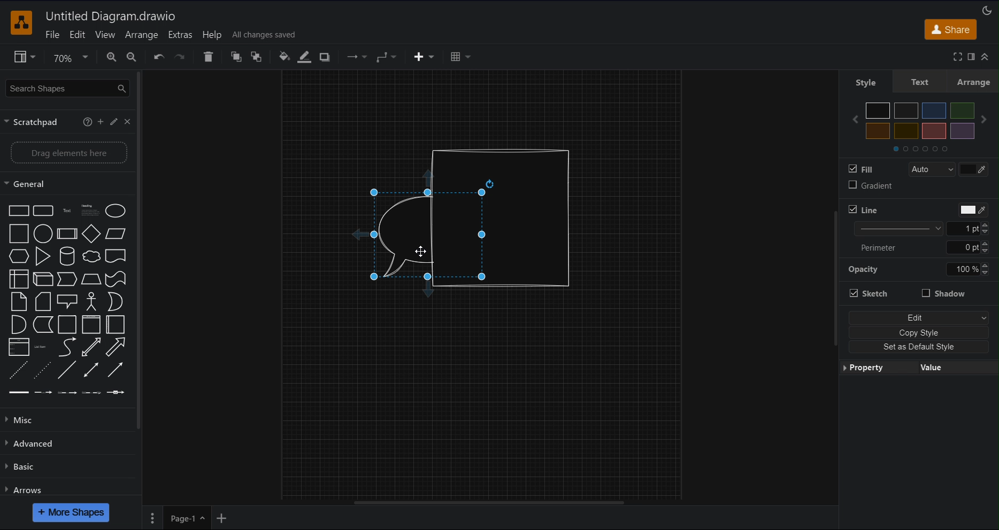 The image size is (999, 530). I want to click on Increase/Decrease line thickness, so click(985, 269).